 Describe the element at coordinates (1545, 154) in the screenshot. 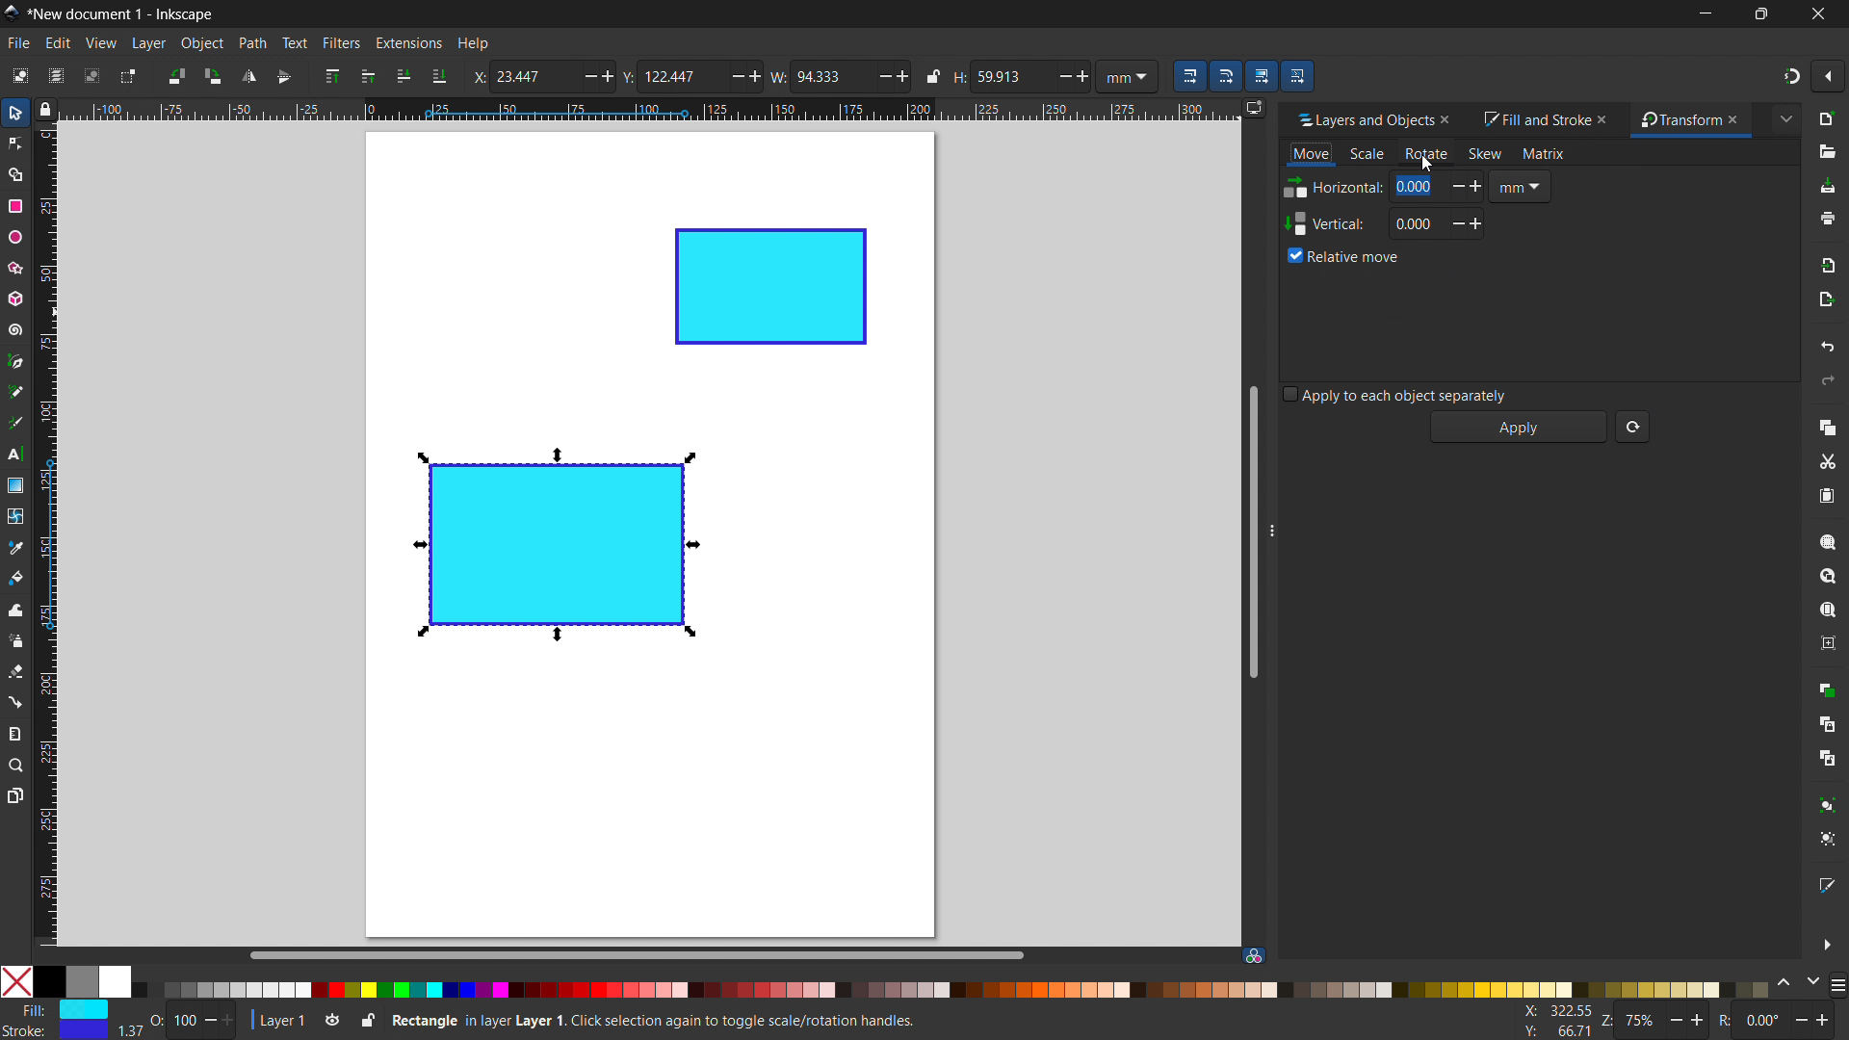

I see `matrix` at that location.